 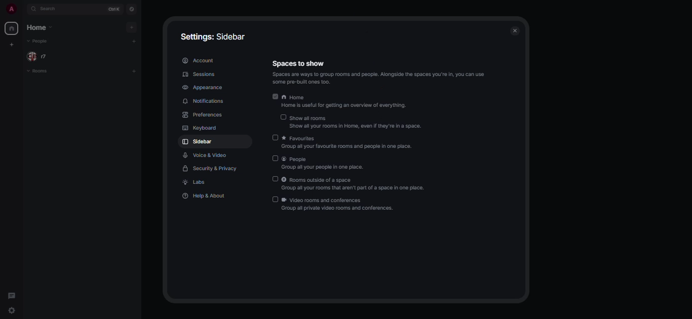 I want to click on account, so click(x=198, y=61).